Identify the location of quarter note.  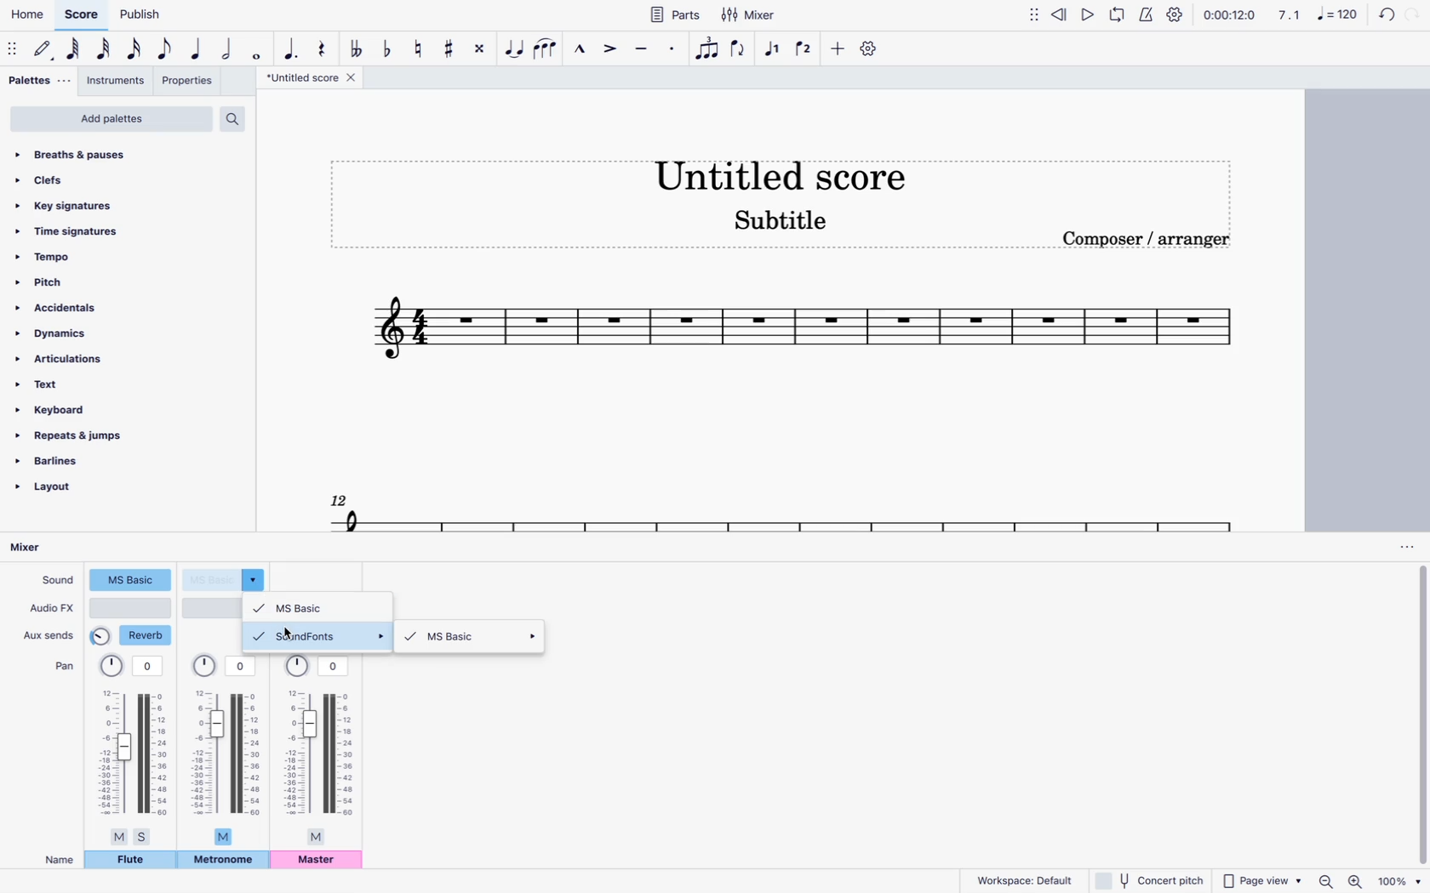
(197, 49).